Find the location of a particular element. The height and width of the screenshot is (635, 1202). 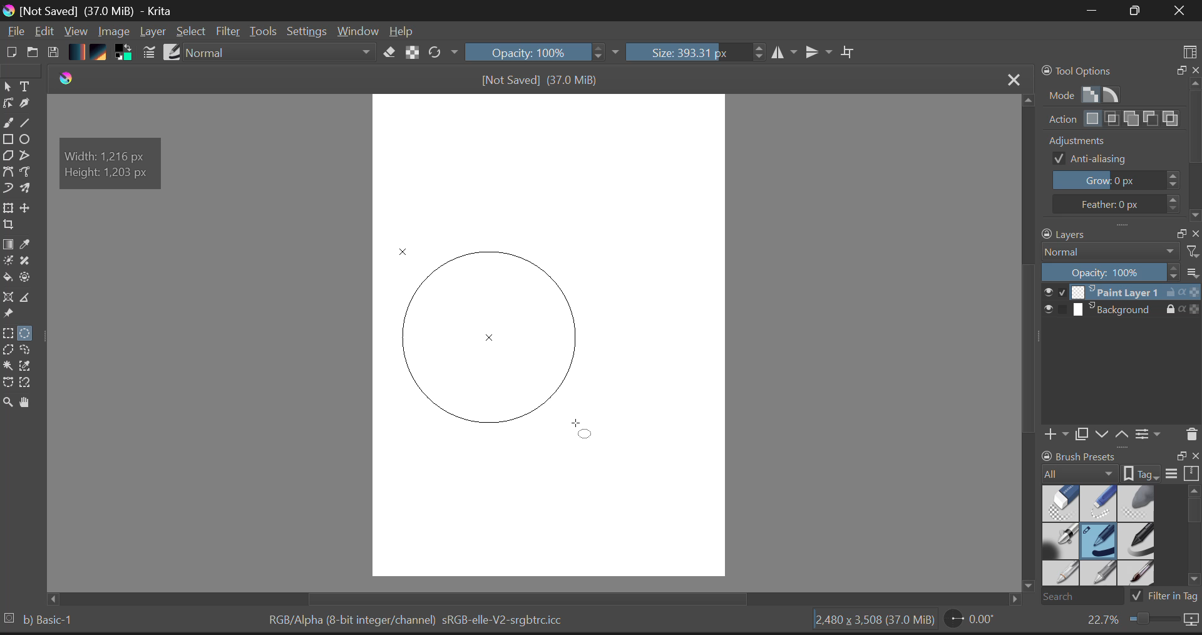

Brush Presets Docker is located at coordinates (1118, 526).